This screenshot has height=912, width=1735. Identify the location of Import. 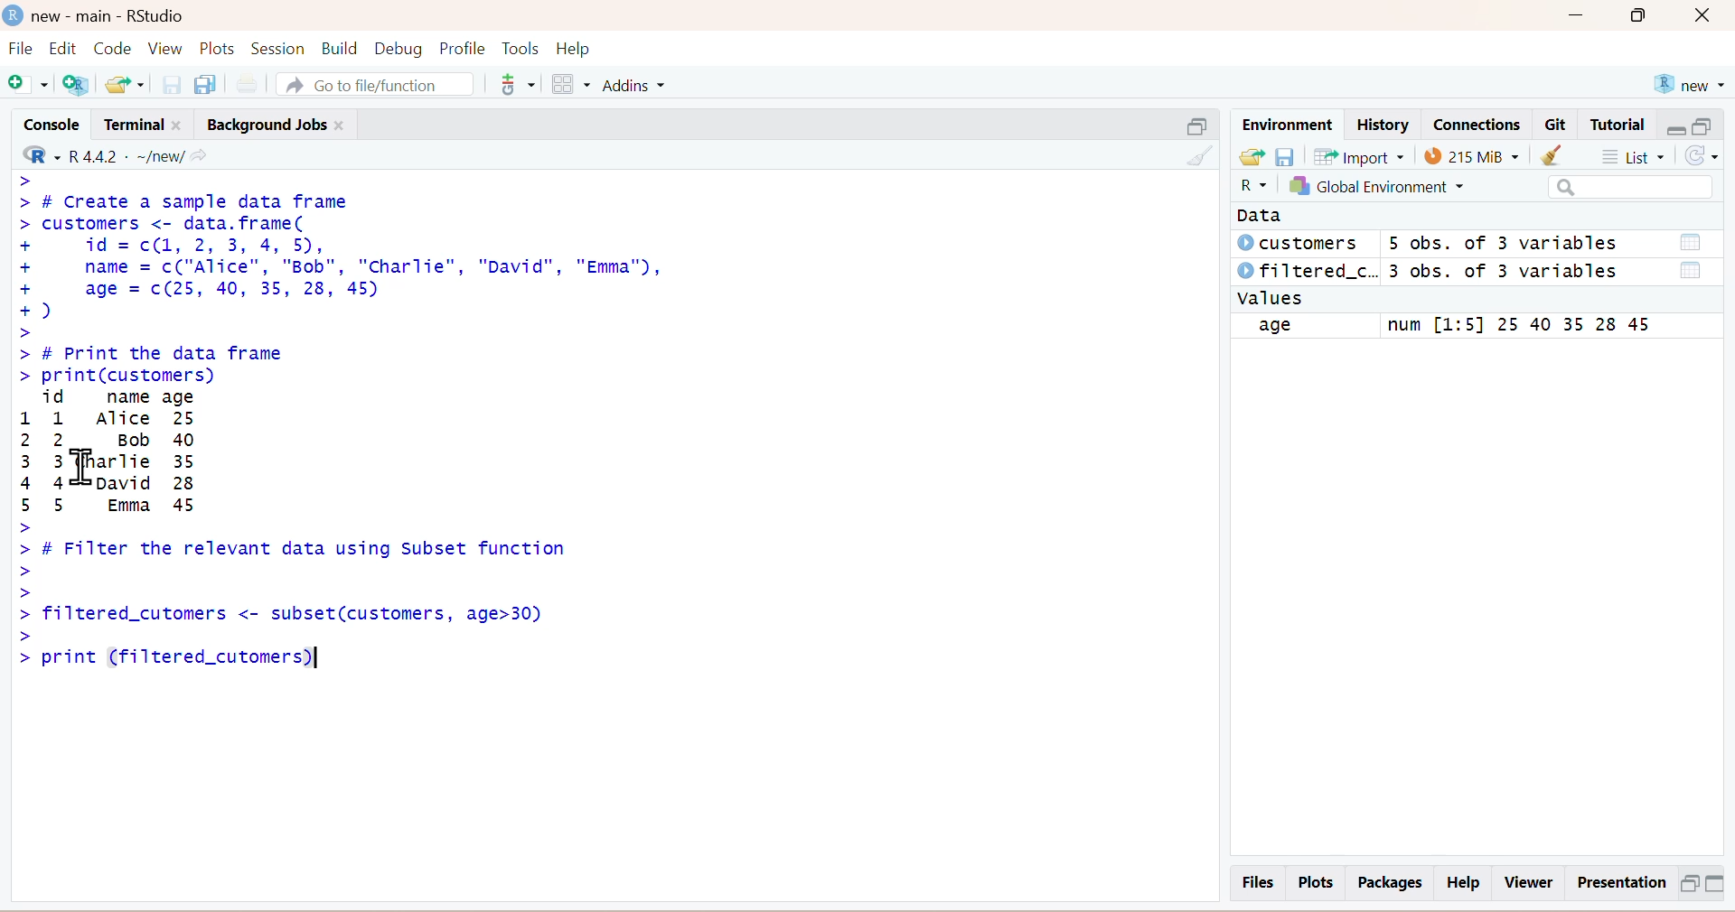
(1363, 157).